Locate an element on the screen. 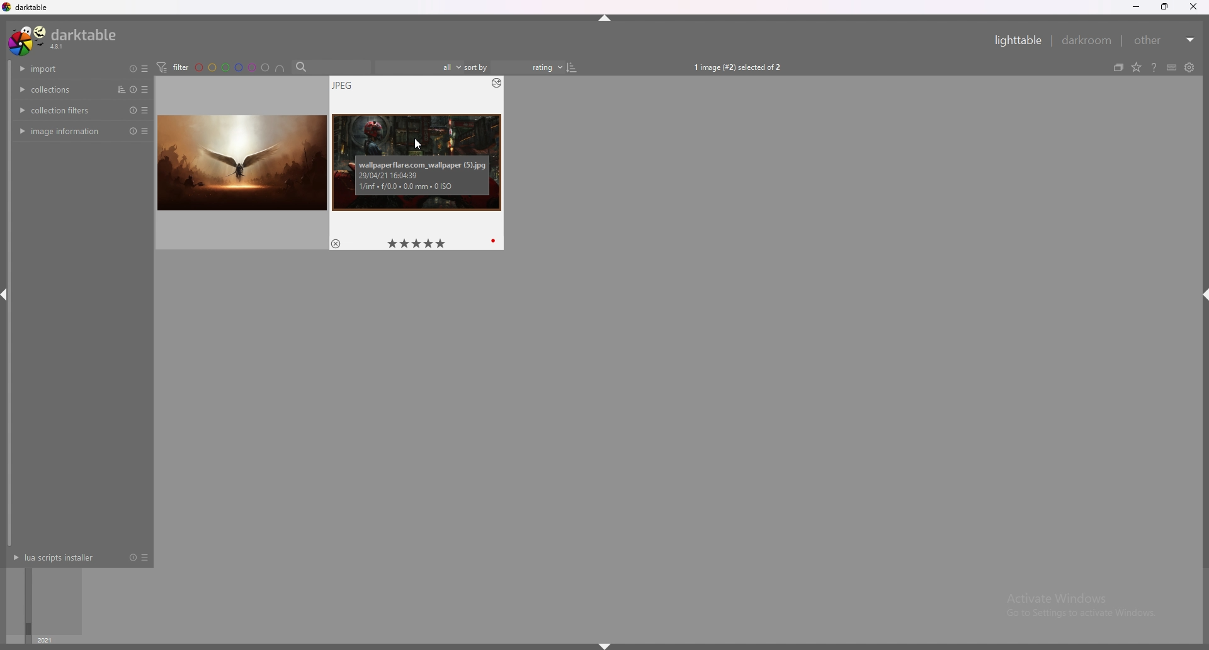  presets is located at coordinates (145, 69).